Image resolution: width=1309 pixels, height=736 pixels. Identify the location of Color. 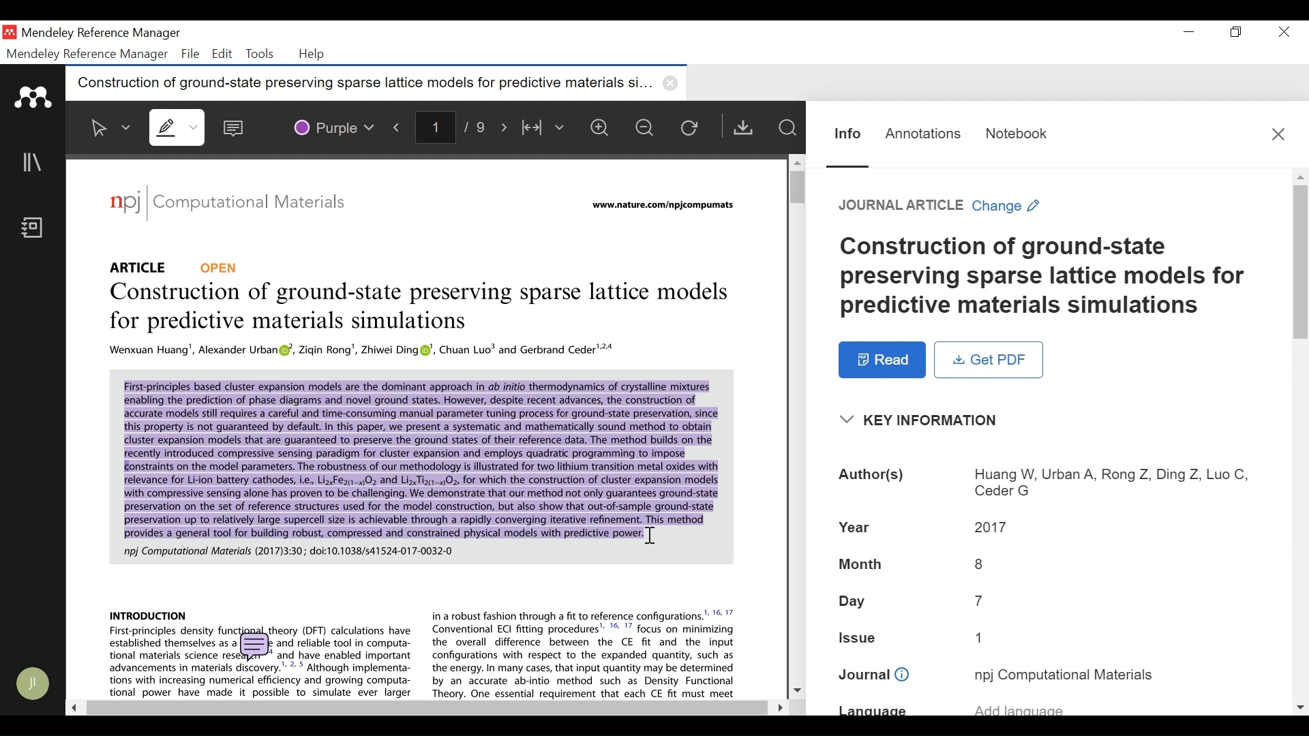
(333, 125).